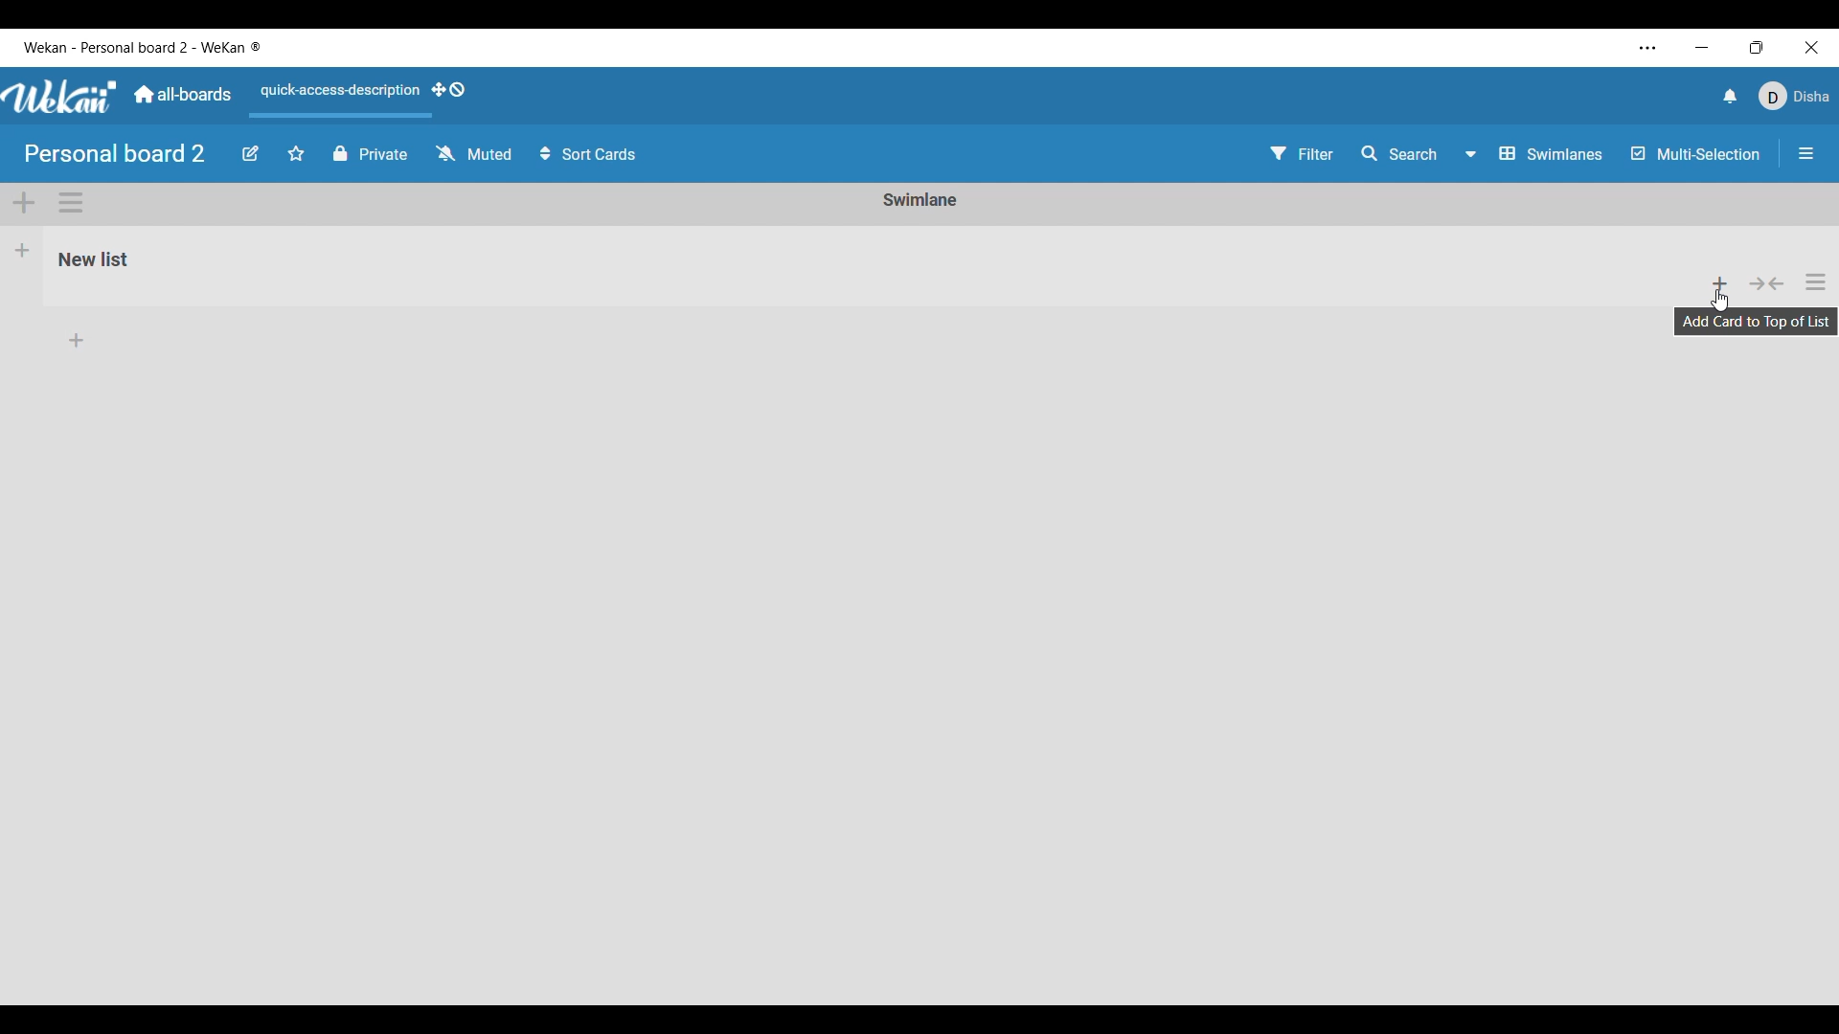 This screenshot has height=1034, width=1839. Describe the element at coordinates (1303, 153) in the screenshot. I see `Filter` at that location.